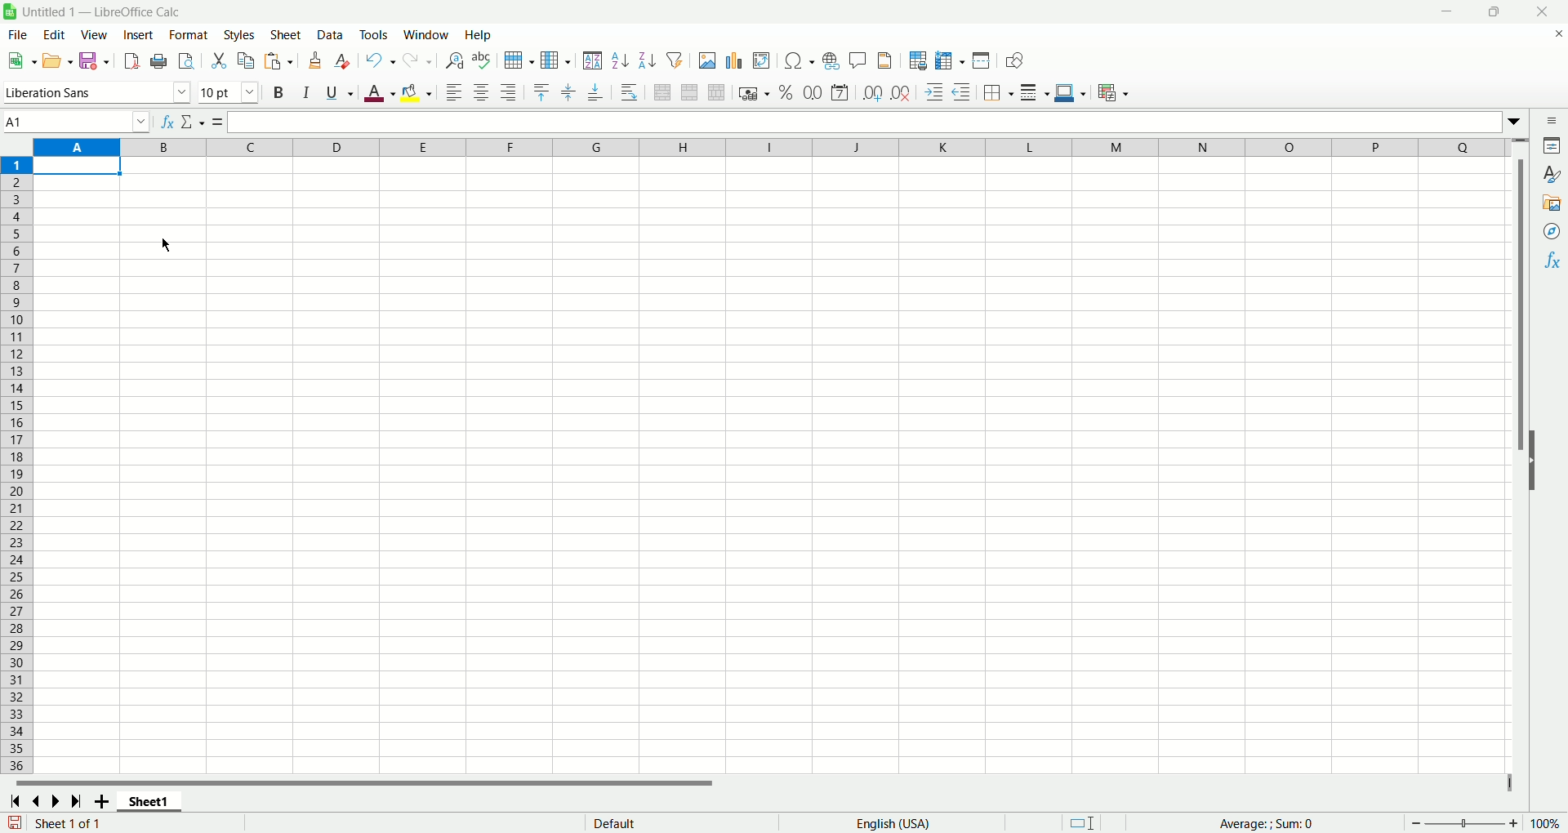 The width and height of the screenshot is (1568, 833). What do you see at coordinates (94, 34) in the screenshot?
I see `view` at bounding box center [94, 34].